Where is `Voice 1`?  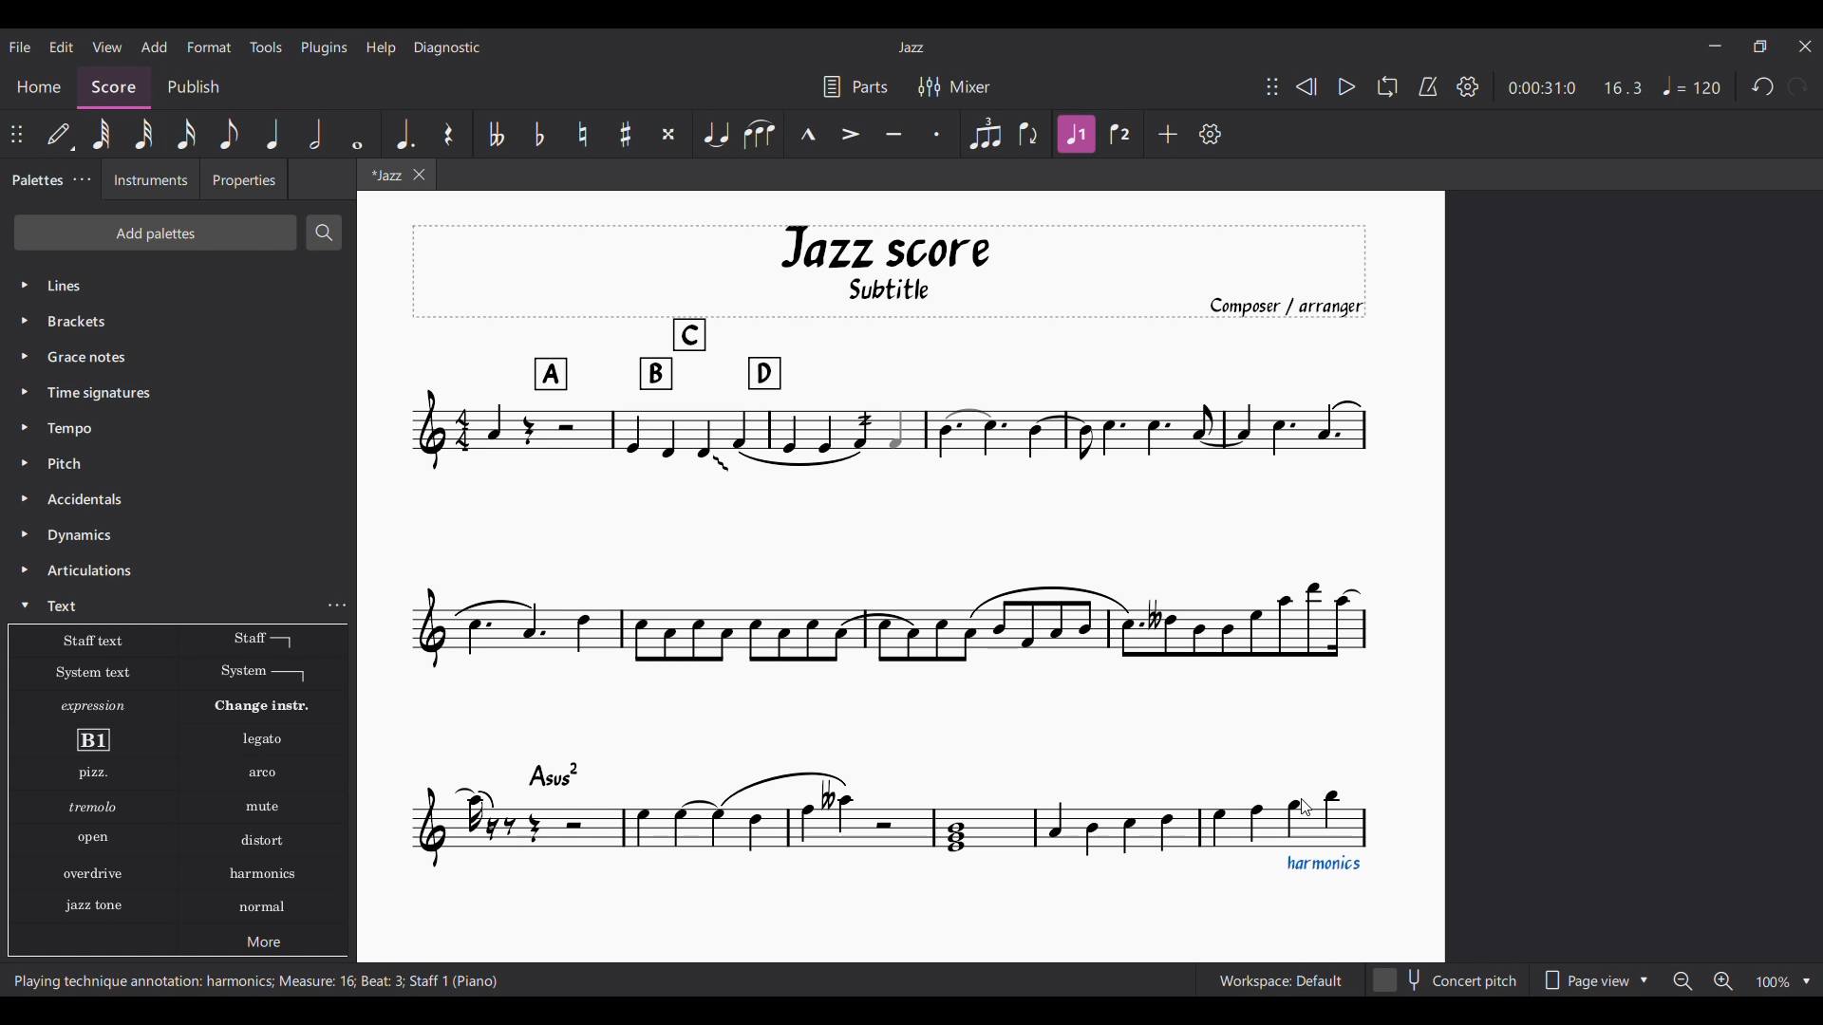 Voice 1 is located at coordinates (1029, 136).